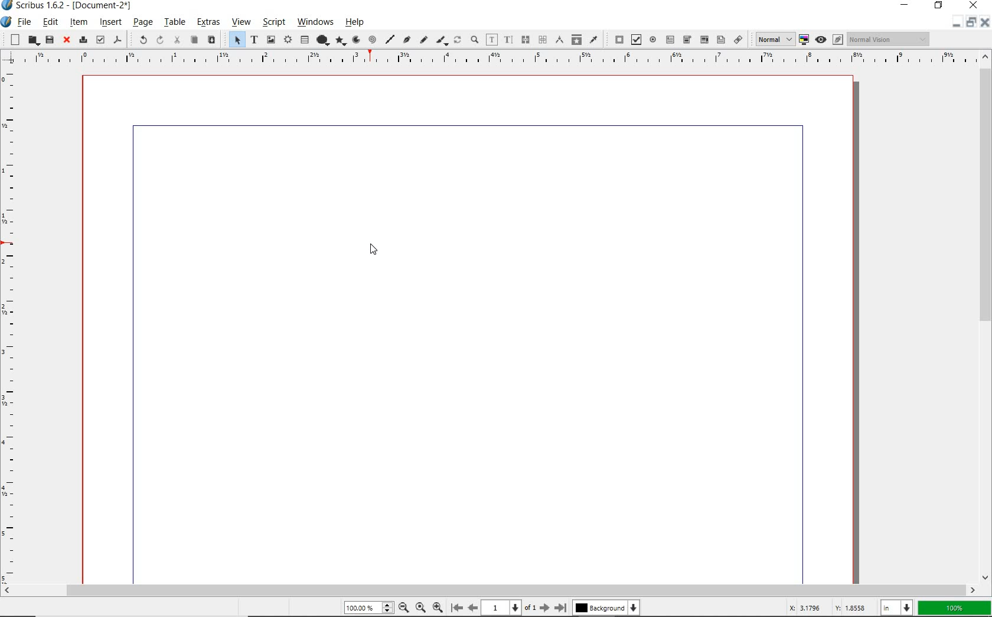 The width and height of the screenshot is (992, 617). I want to click on ruler, so click(495, 60).